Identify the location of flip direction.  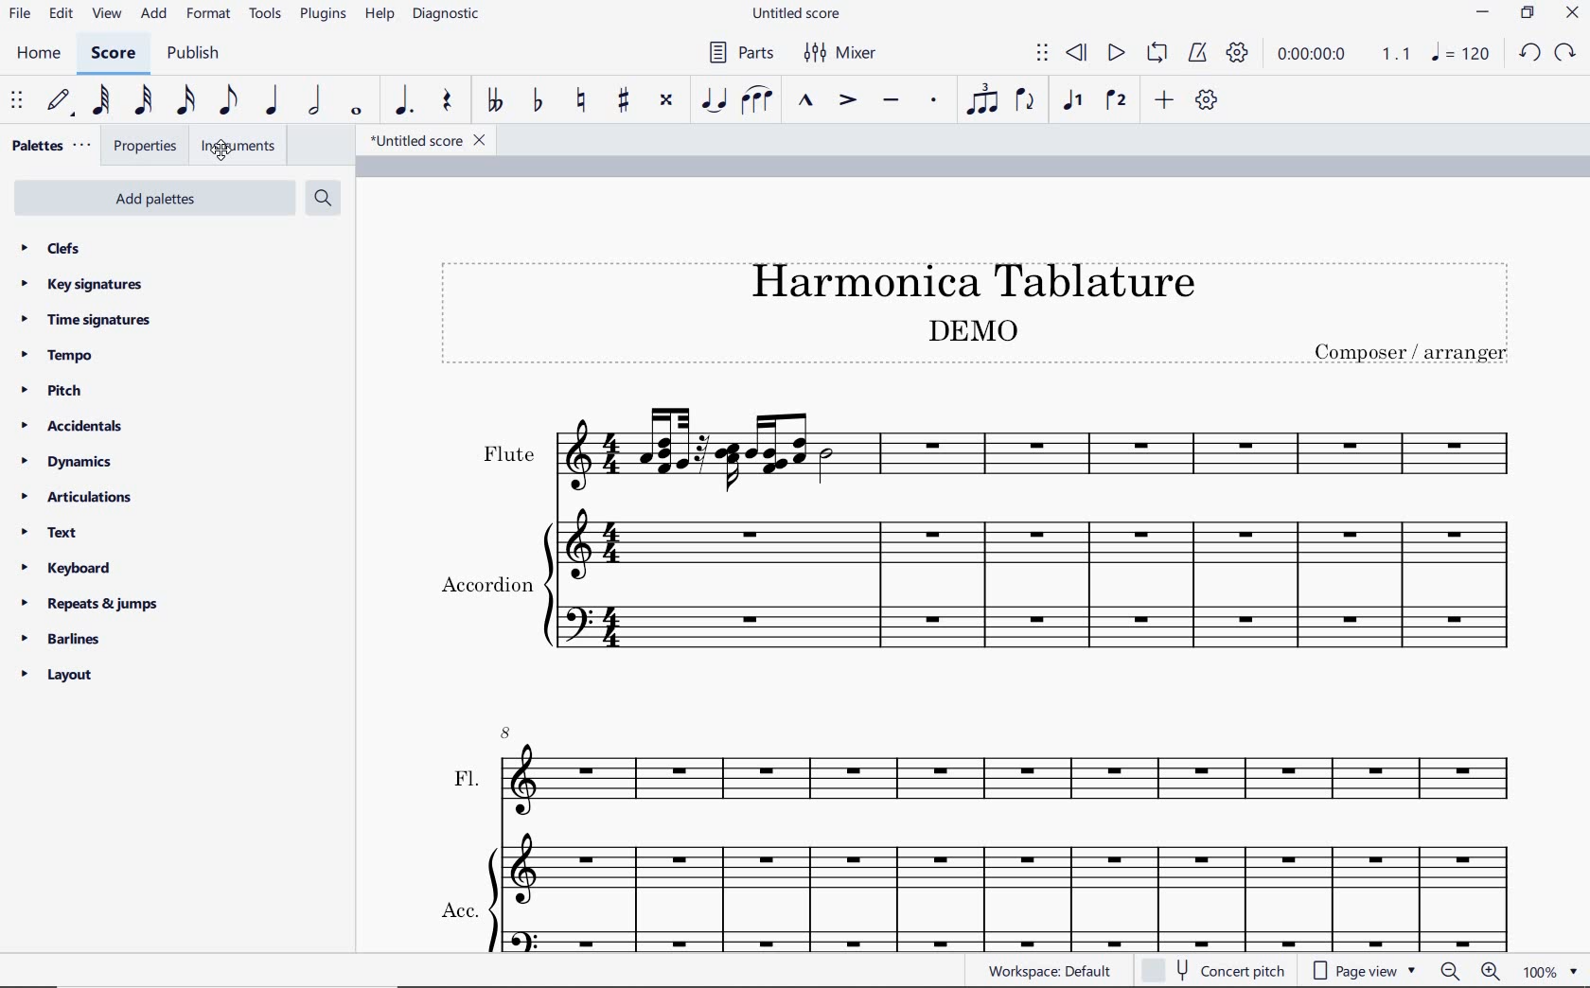
(1027, 101).